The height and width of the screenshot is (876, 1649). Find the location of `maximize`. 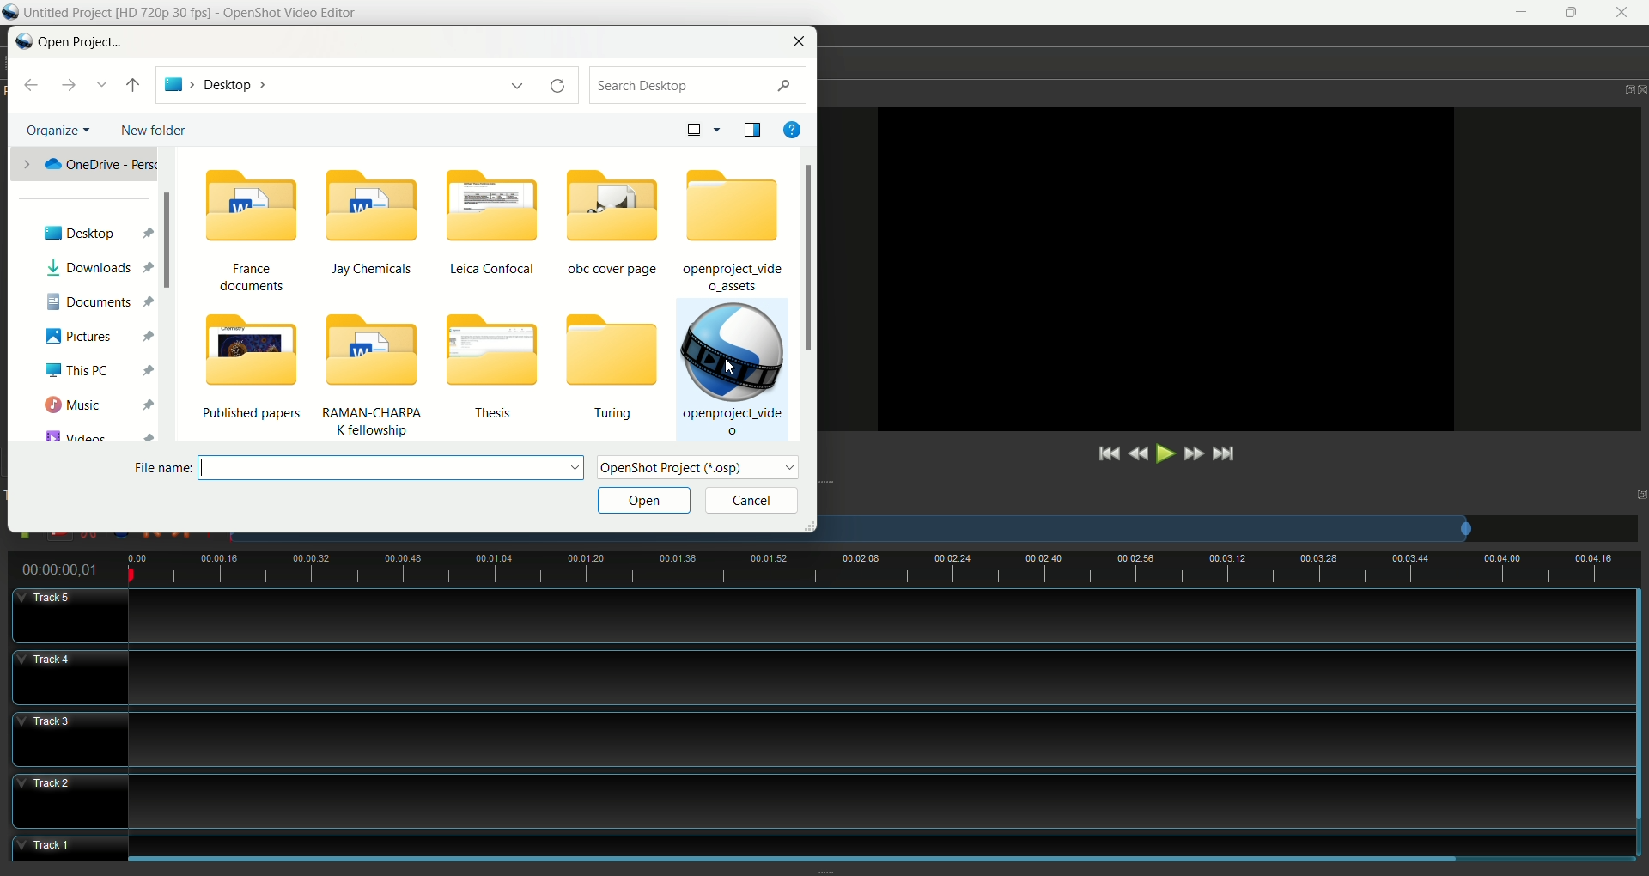

maximize is located at coordinates (1639, 492).